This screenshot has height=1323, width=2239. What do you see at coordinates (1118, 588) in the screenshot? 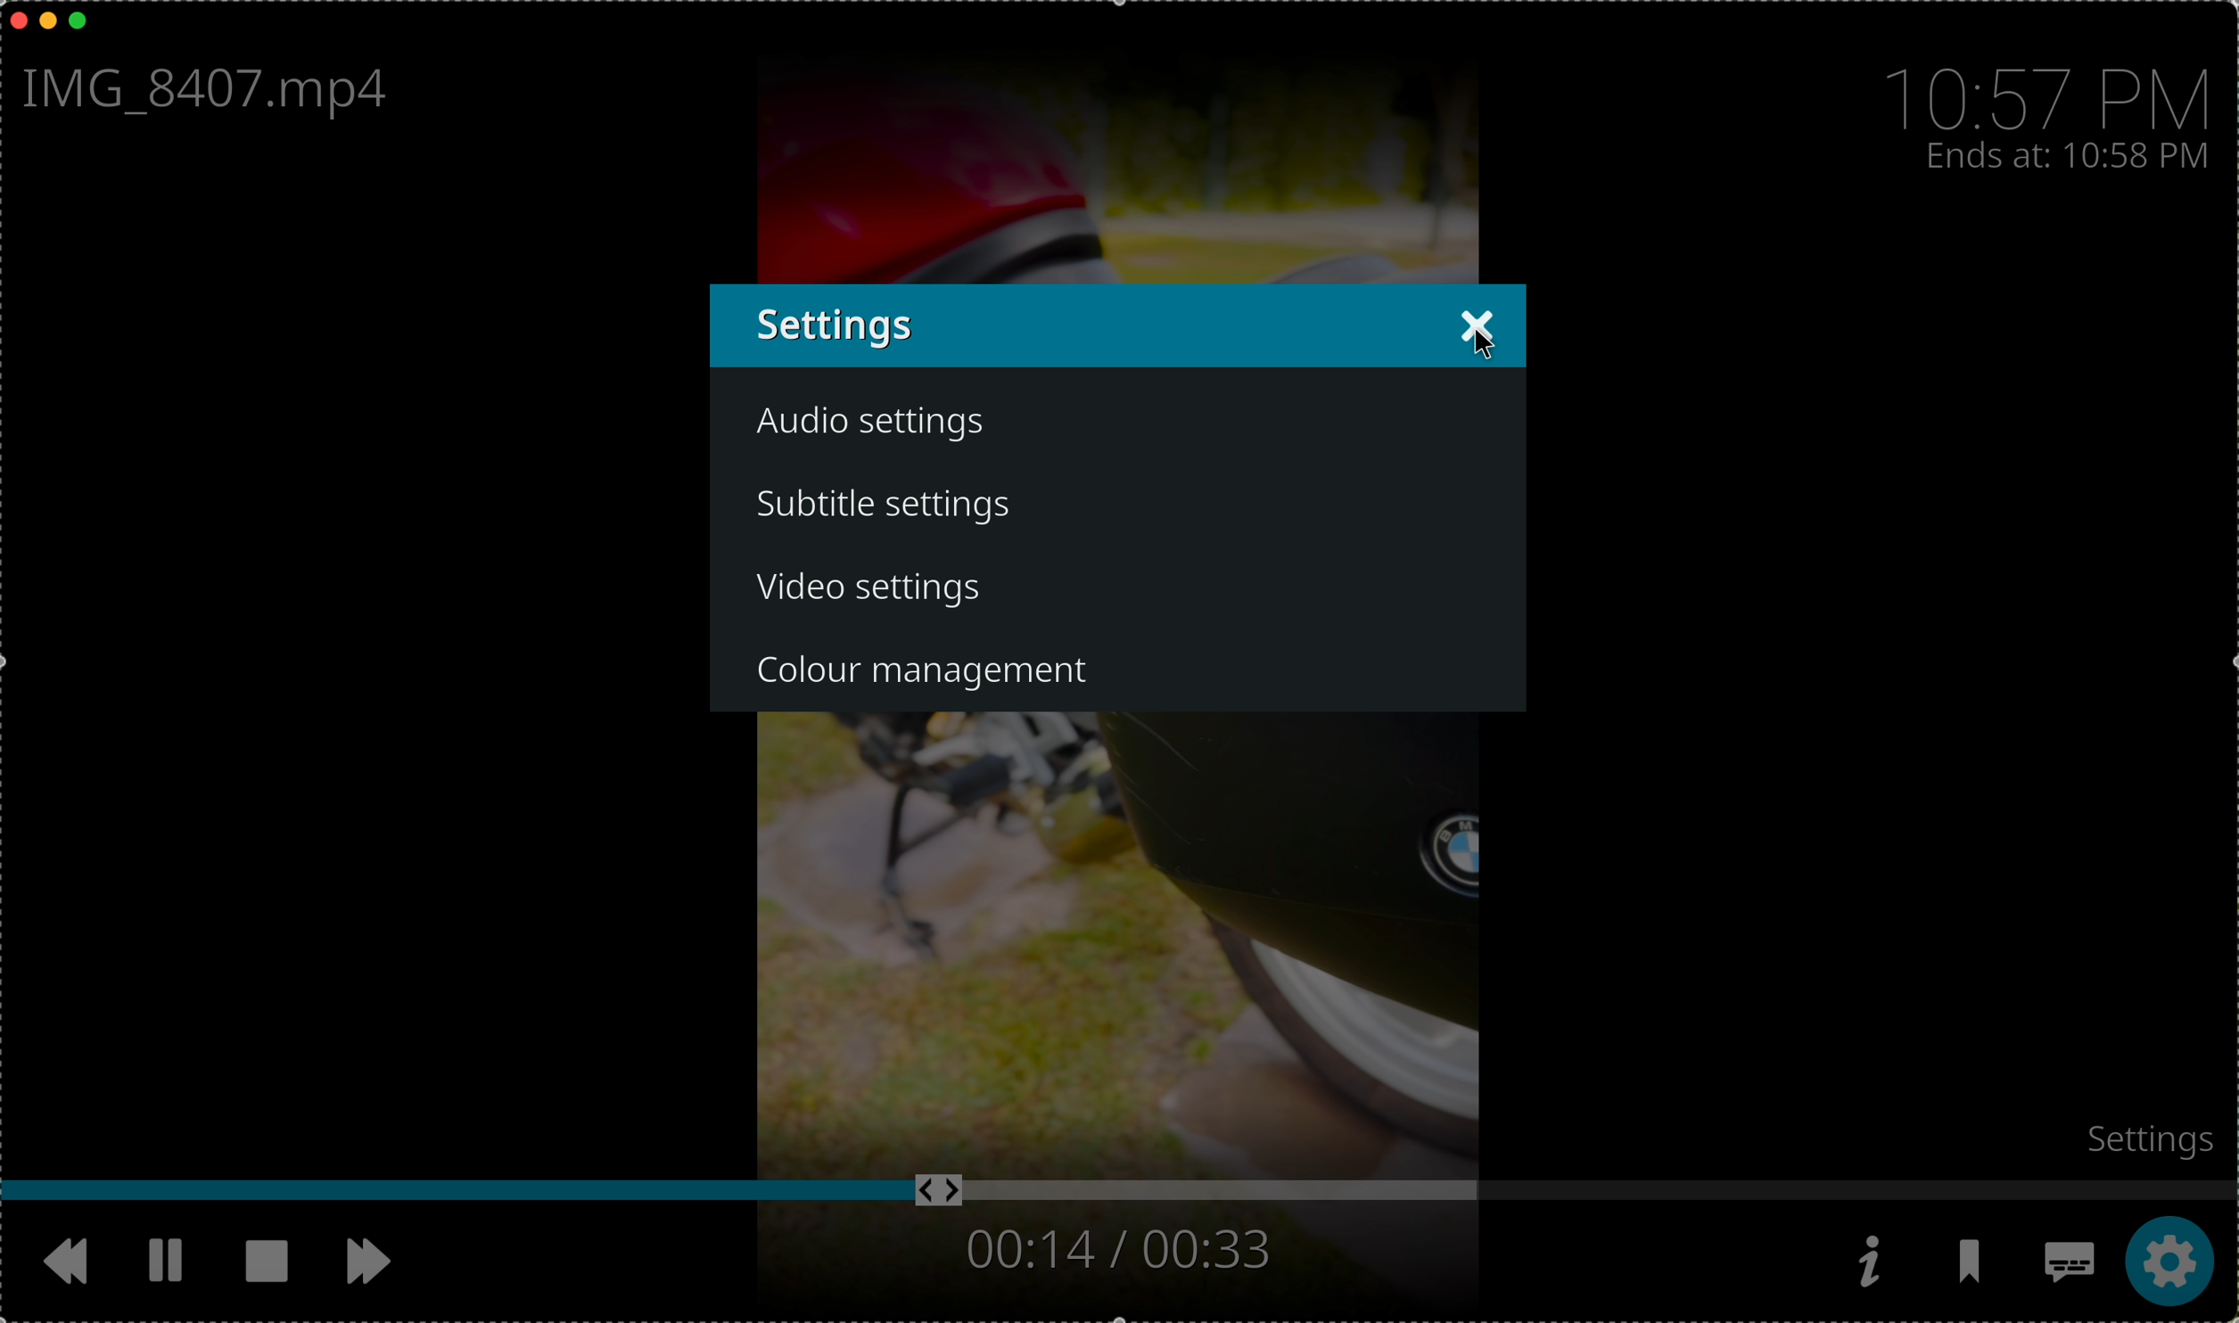
I see `video settings` at bounding box center [1118, 588].